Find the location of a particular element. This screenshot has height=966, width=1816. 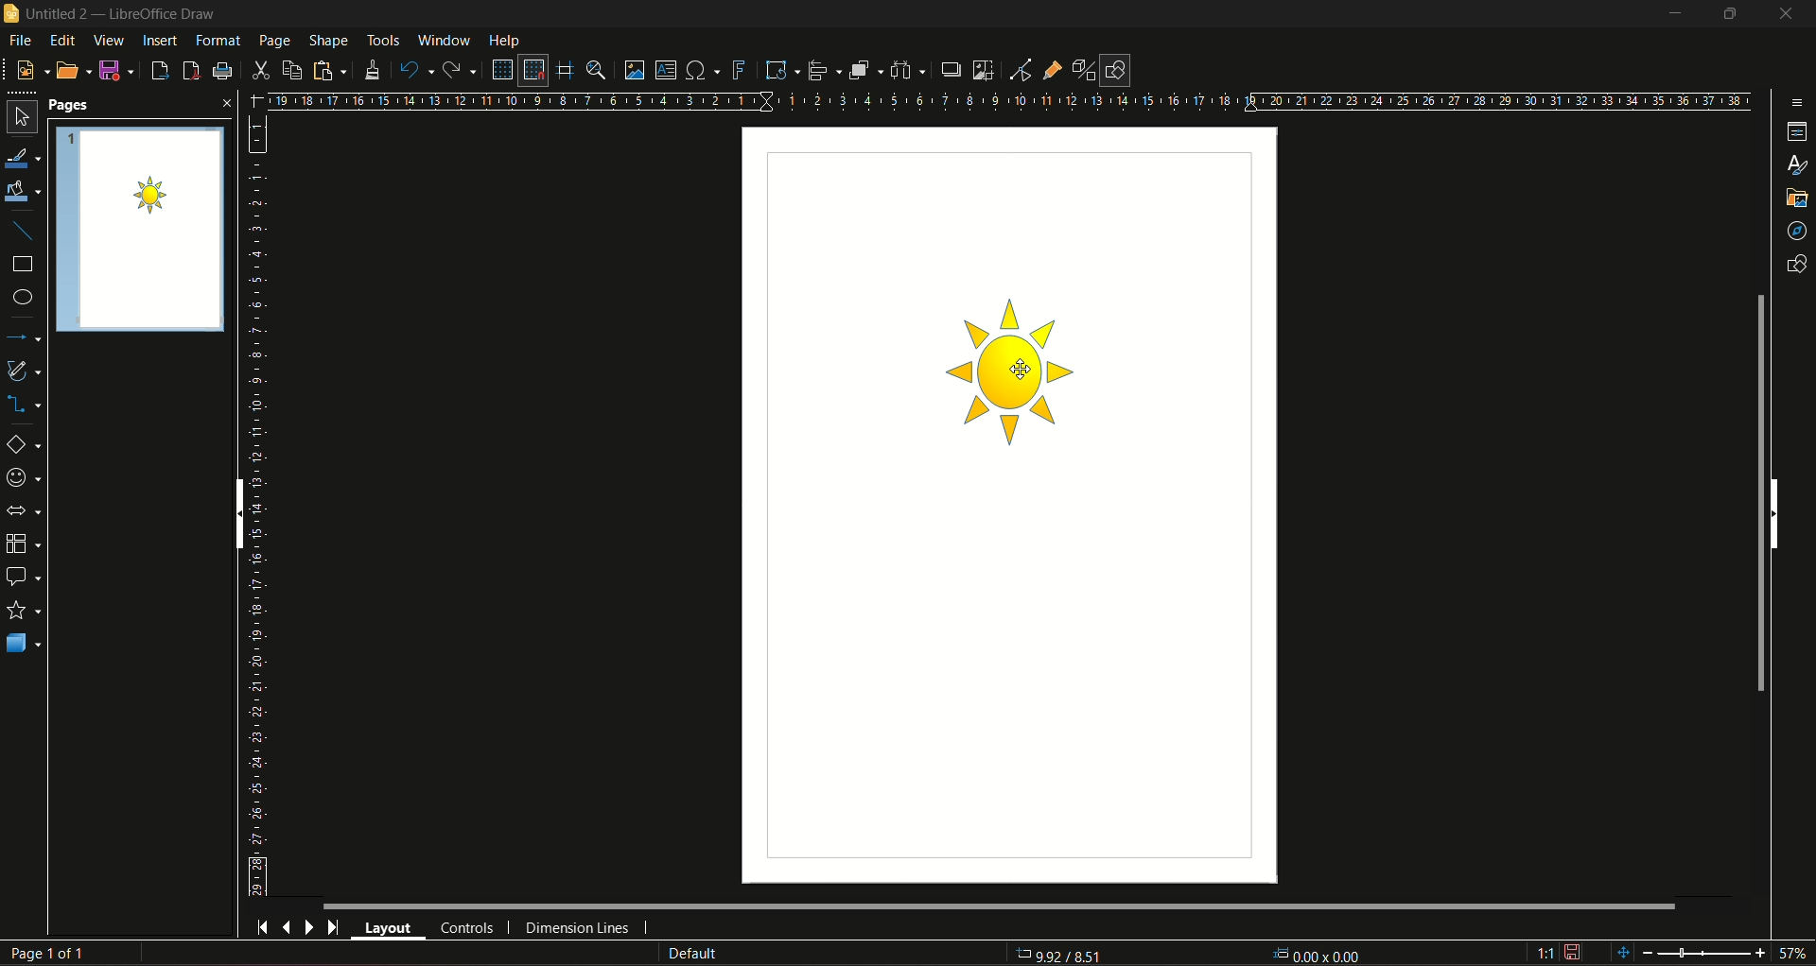

open is located at coordinates (73, 70).